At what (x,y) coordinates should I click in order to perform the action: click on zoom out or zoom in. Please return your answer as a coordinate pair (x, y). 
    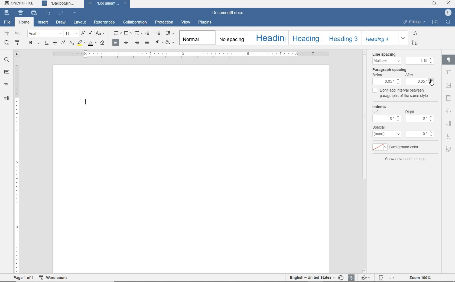
    Looking at the image, I should click on (402, 278).